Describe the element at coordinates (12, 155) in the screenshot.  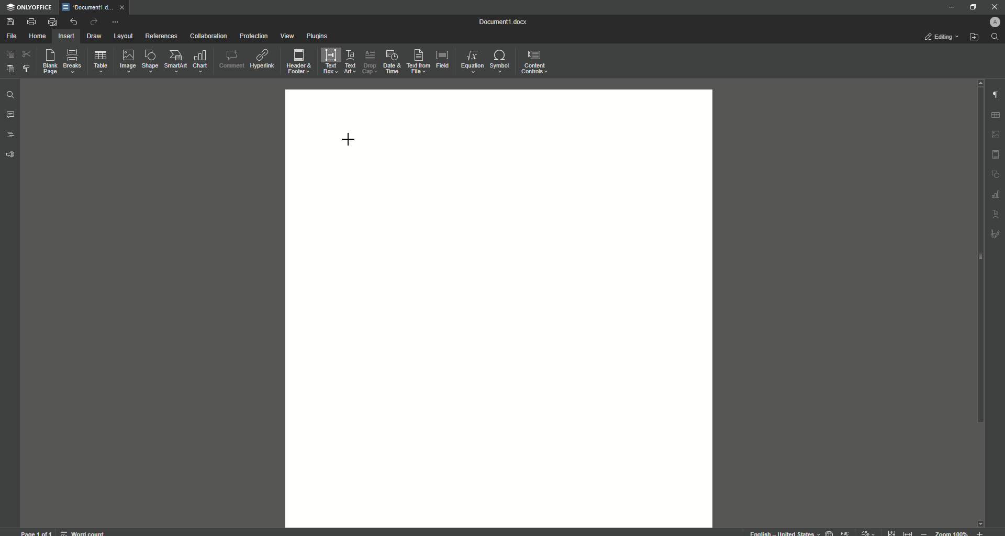
I see `Feedback` at that location.